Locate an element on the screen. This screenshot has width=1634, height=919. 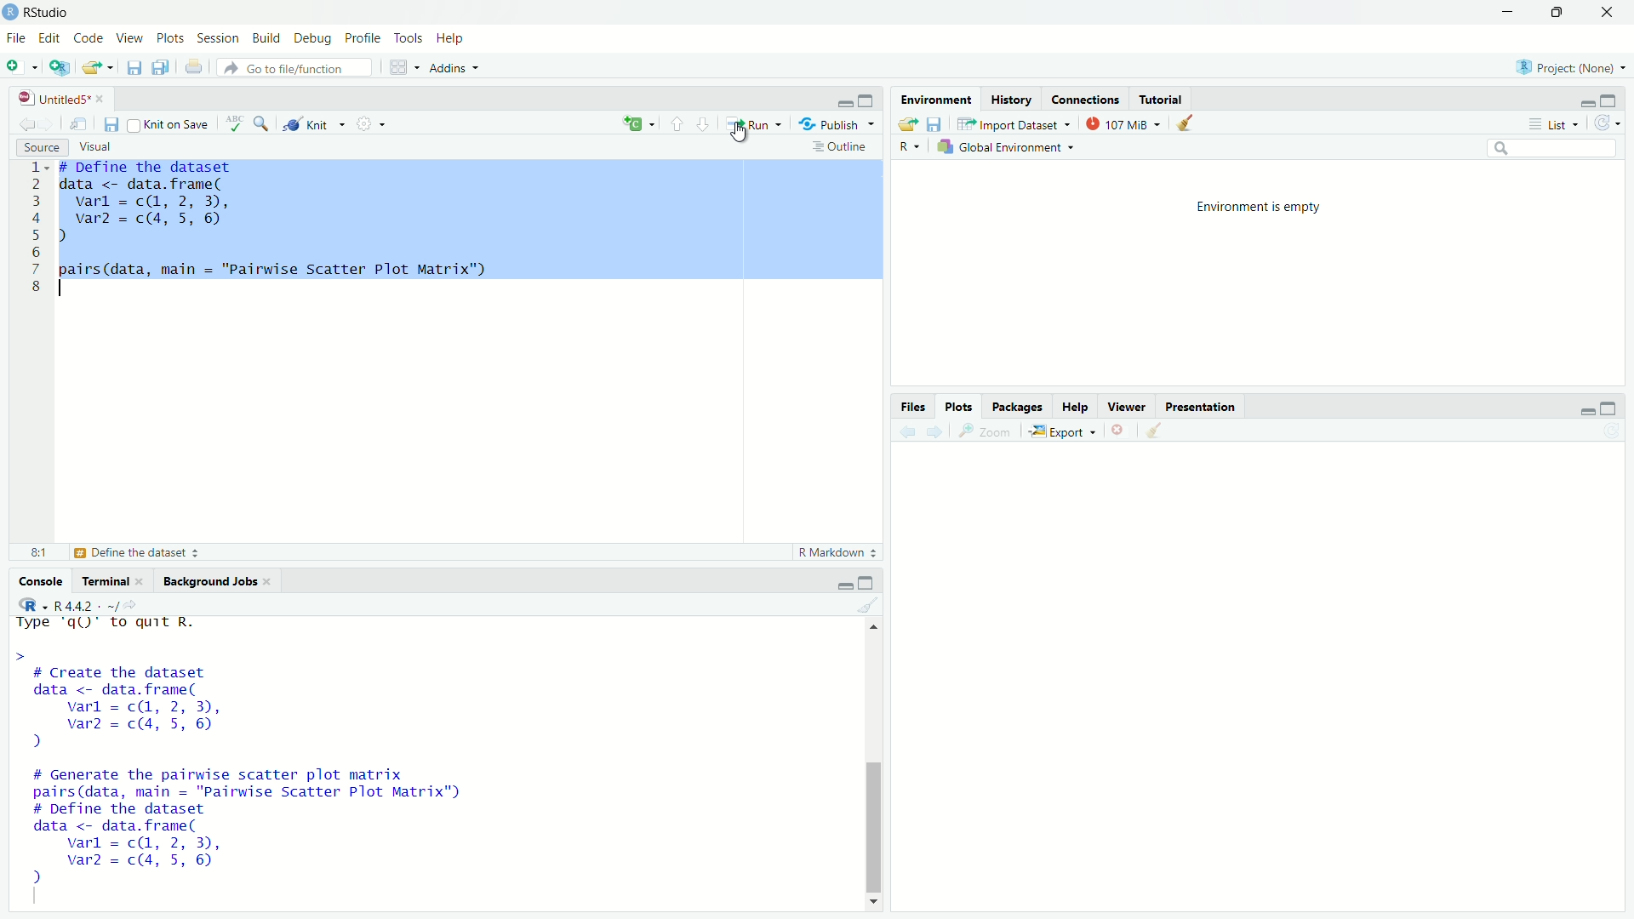
Maximize is located at coordinates (866, 100).